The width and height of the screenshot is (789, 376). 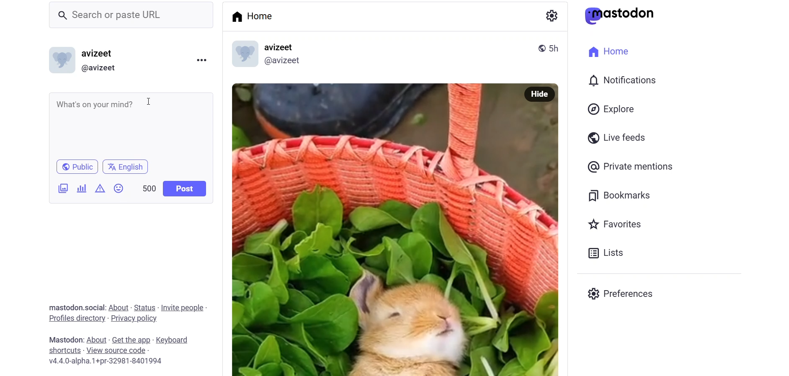 What do you see at coordinates (618, 226) in the screenshot?
I see `favorites` at bounding box center [618, 226].